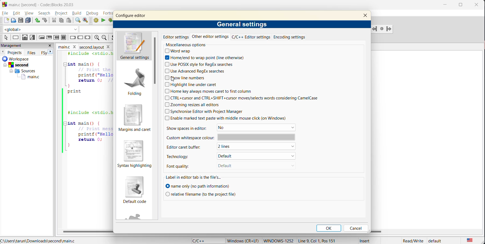 This screenshot has height=244, width=485. Describe the element at coordinates (21, 64) in the screenshot. I see `Second` at that location.